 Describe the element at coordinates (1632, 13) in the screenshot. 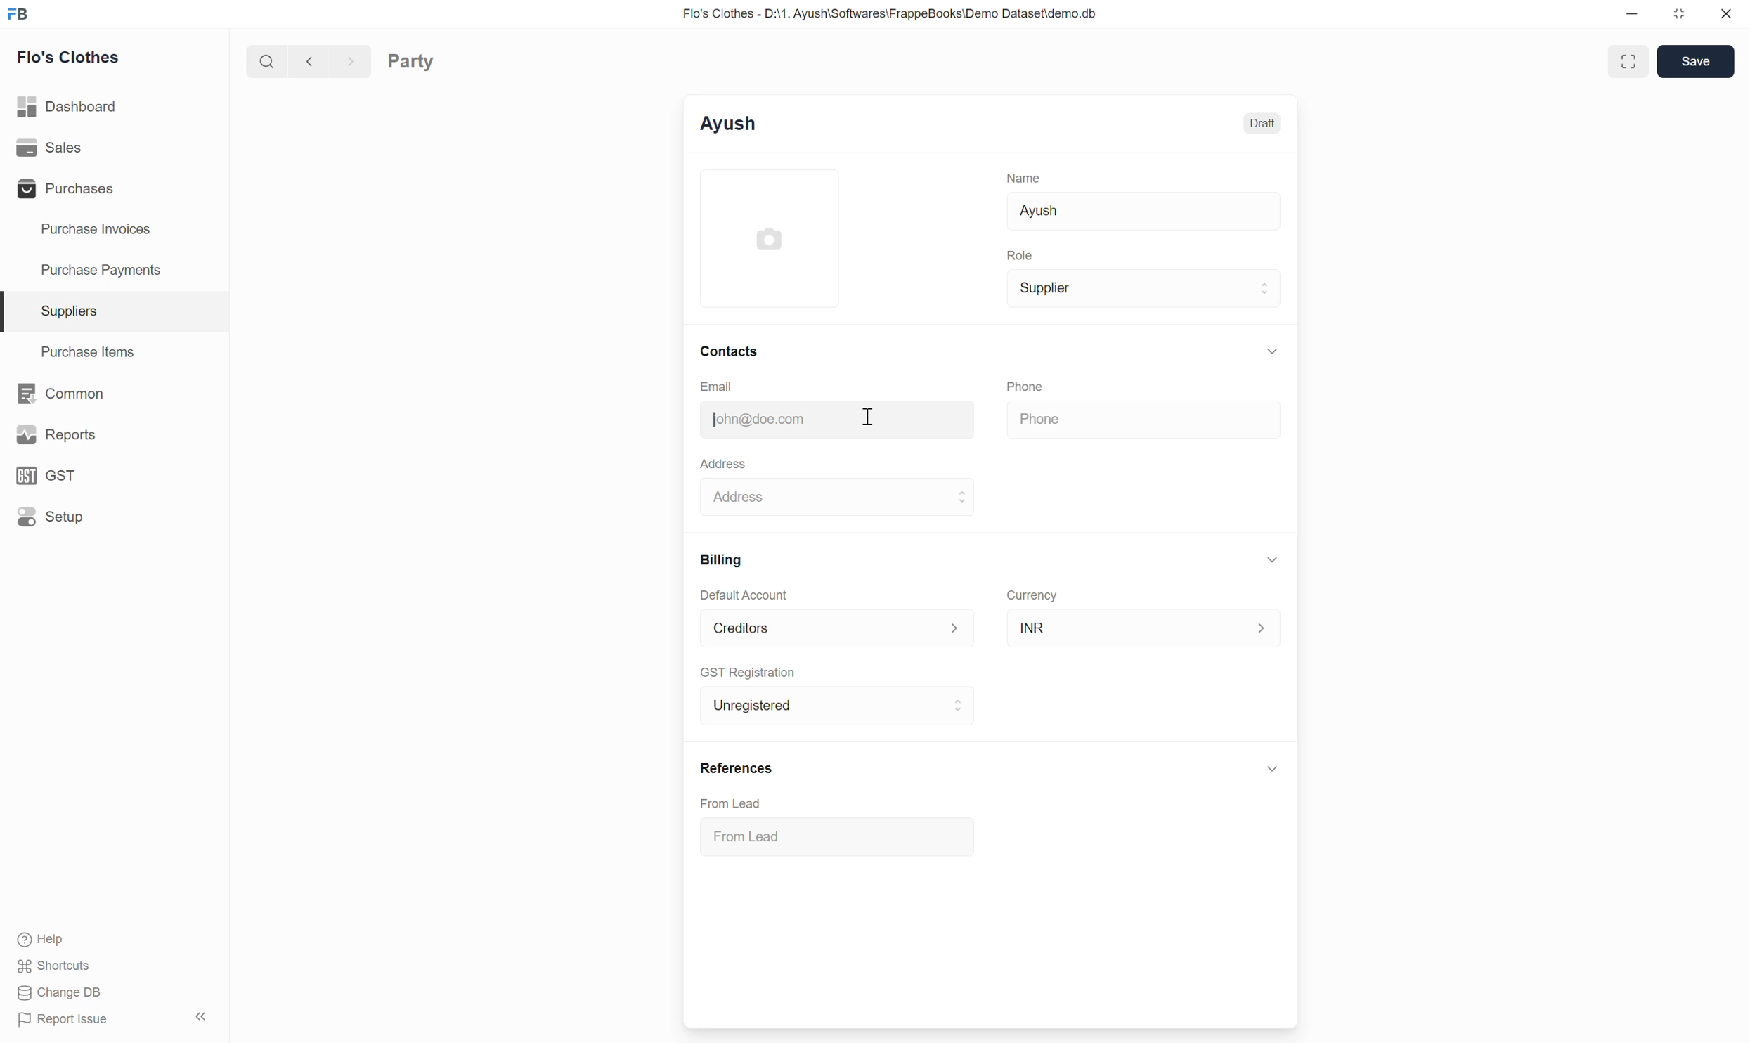

I see `Minimize` at that location.